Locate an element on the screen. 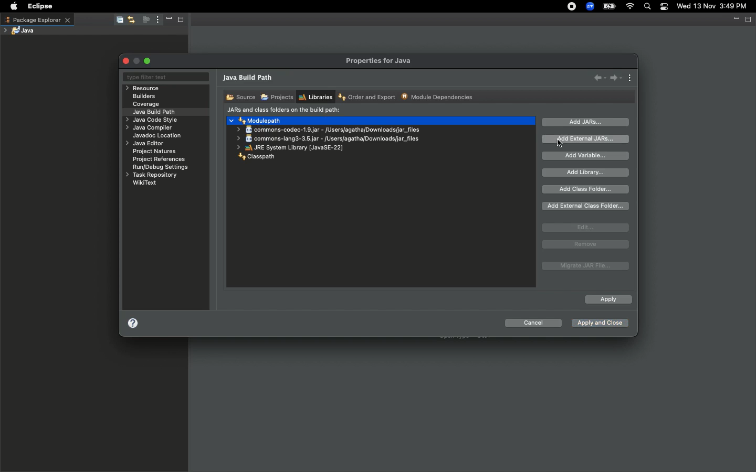  View menu is located at coordinates (631, 79).